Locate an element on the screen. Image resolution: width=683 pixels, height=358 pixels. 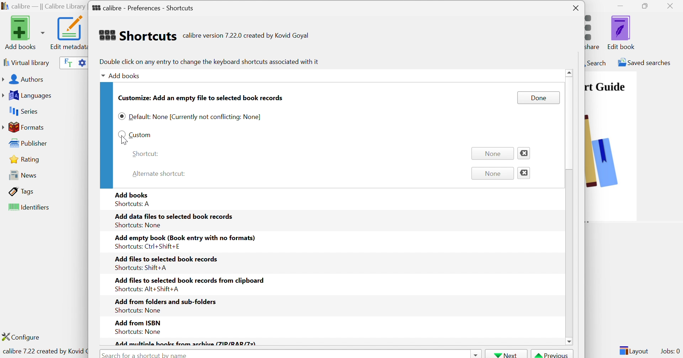
Scroll Bar is located at coordinates (570, 134).